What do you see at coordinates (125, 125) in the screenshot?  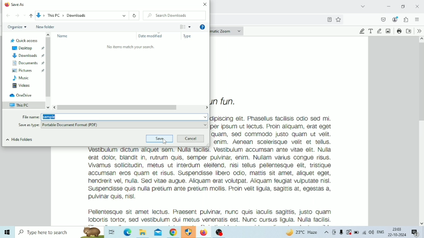 I see `Save as type` at bounding box center [125, 125].